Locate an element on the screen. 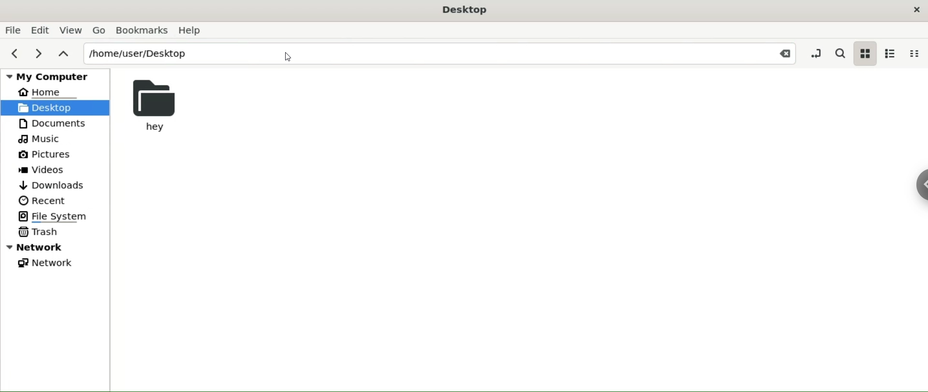 The height and width of the screenshot is (392, 928). recent is located at coordinates (41, 200).